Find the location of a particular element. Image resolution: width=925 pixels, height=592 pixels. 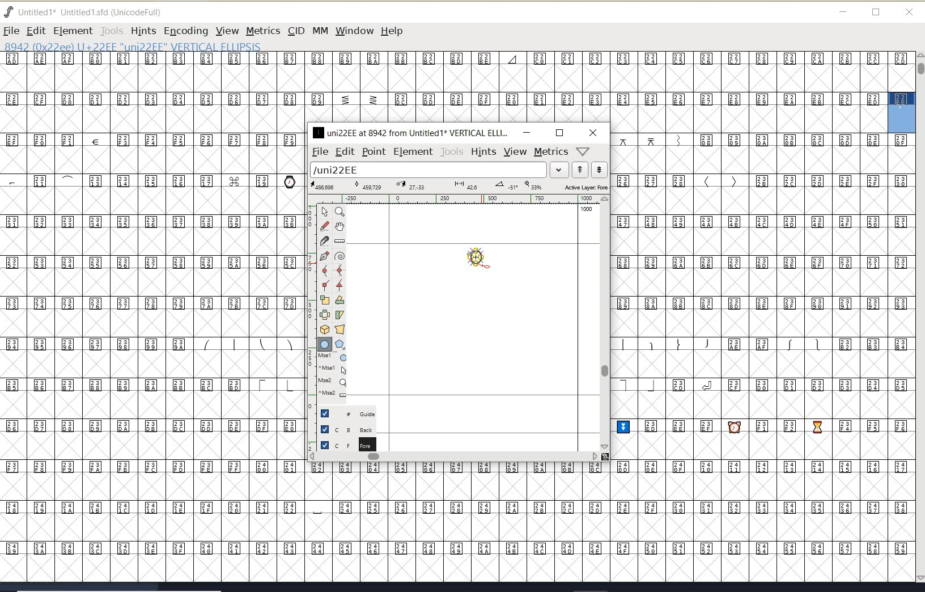

change whether spiro is active or not is located at coordinates (340, 257).